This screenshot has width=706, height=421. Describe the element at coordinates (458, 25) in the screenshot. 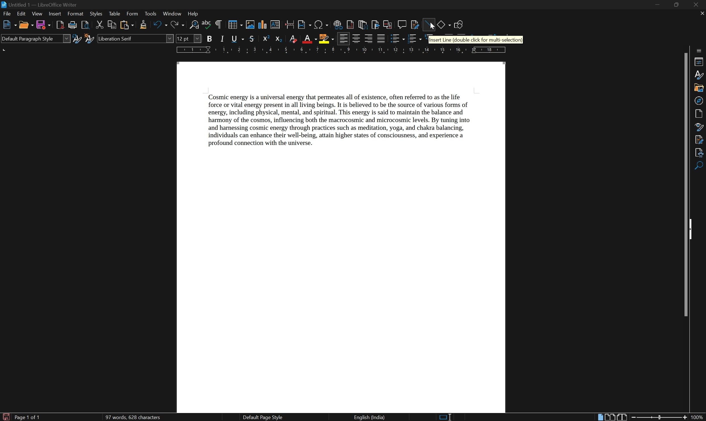

I see `show draw function` at that location.